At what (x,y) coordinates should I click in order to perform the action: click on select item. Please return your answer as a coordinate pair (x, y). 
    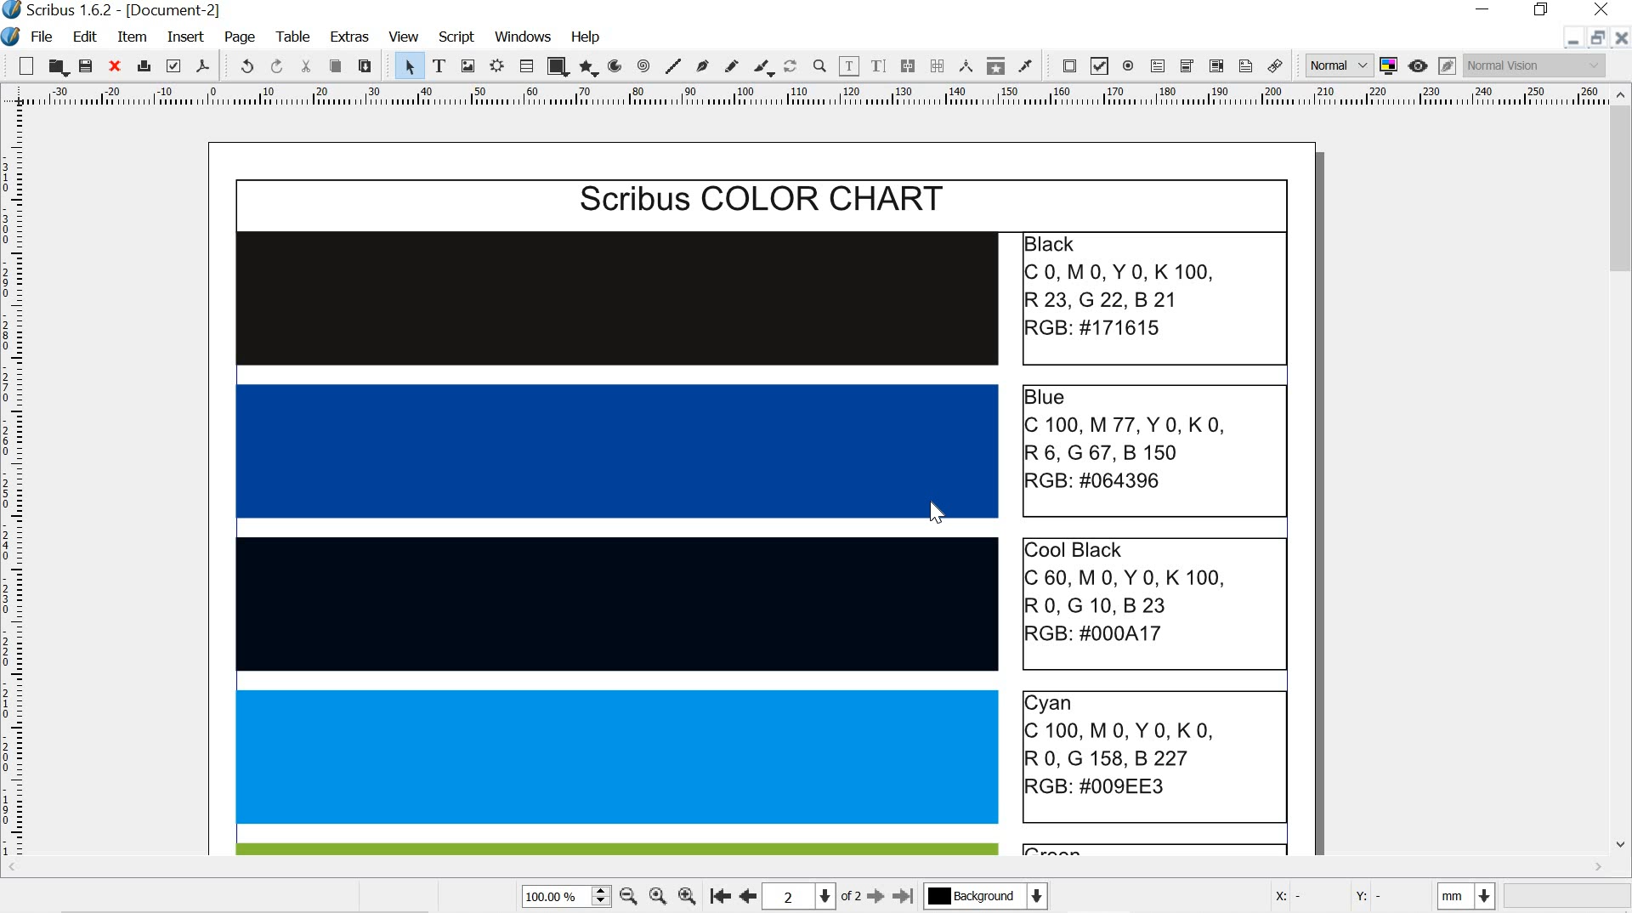
    Looking at the image, I should click on (407, 65).